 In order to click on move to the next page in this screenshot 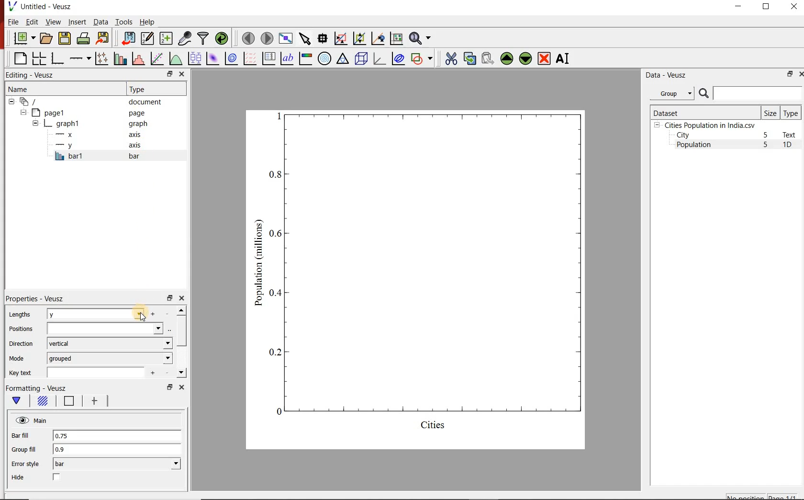, I will do `click(266, 38)`.